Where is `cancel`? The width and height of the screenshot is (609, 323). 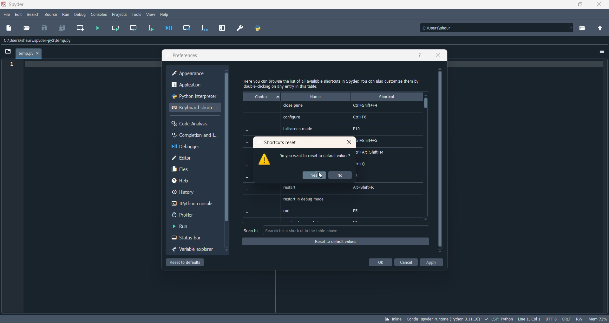
cancel is located at coordinates (406, 263).